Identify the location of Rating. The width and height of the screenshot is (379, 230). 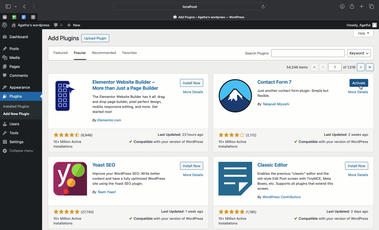
(239, 141).